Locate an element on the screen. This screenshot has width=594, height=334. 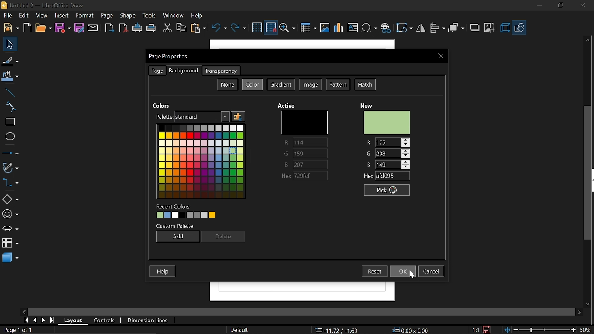
Add is located at coordinates (177, 236).